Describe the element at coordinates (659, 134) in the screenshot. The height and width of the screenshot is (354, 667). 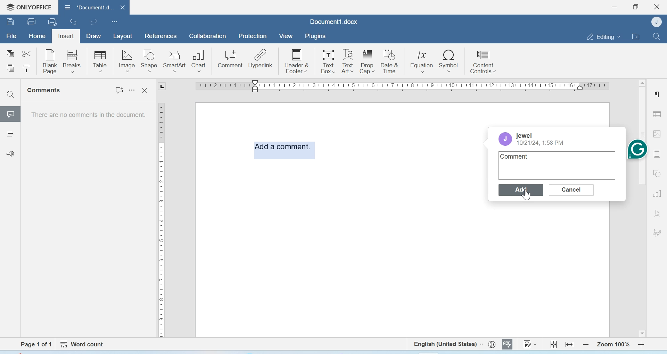
I see `Image` at that location.